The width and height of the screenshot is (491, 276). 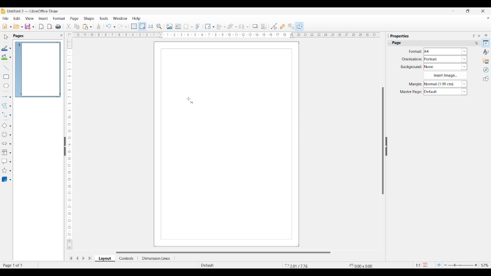 I want to click on Basic shape options, so click(x=10, y=126).